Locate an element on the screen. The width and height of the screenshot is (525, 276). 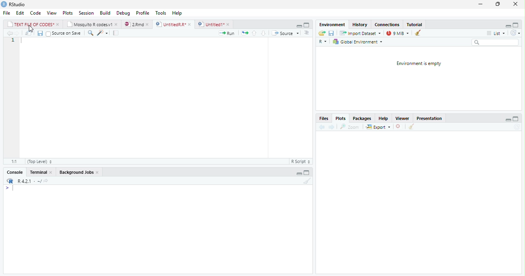
9 mb is located at coordinates (398, 33).